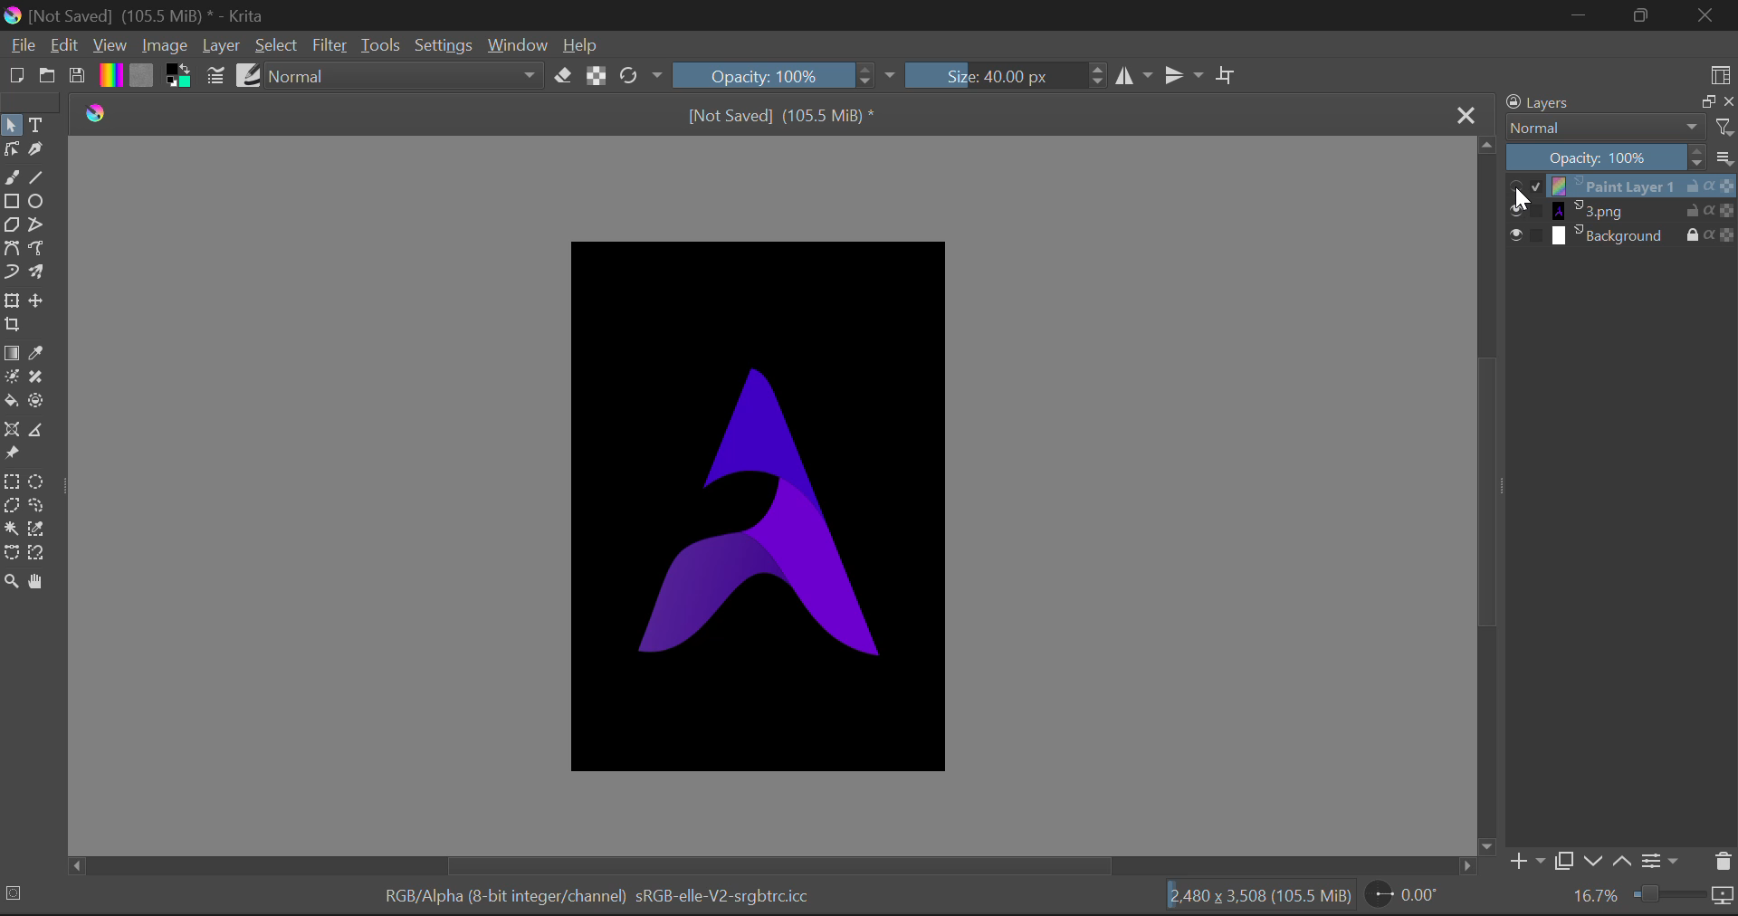 This screenshot has height=916, width=1738. I want to click on normal, so click(406, 77).